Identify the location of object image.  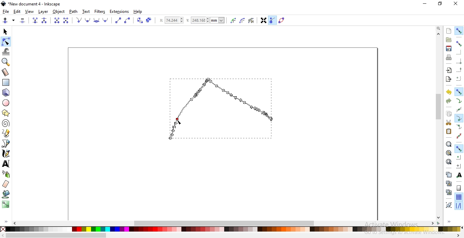
(227, 105).